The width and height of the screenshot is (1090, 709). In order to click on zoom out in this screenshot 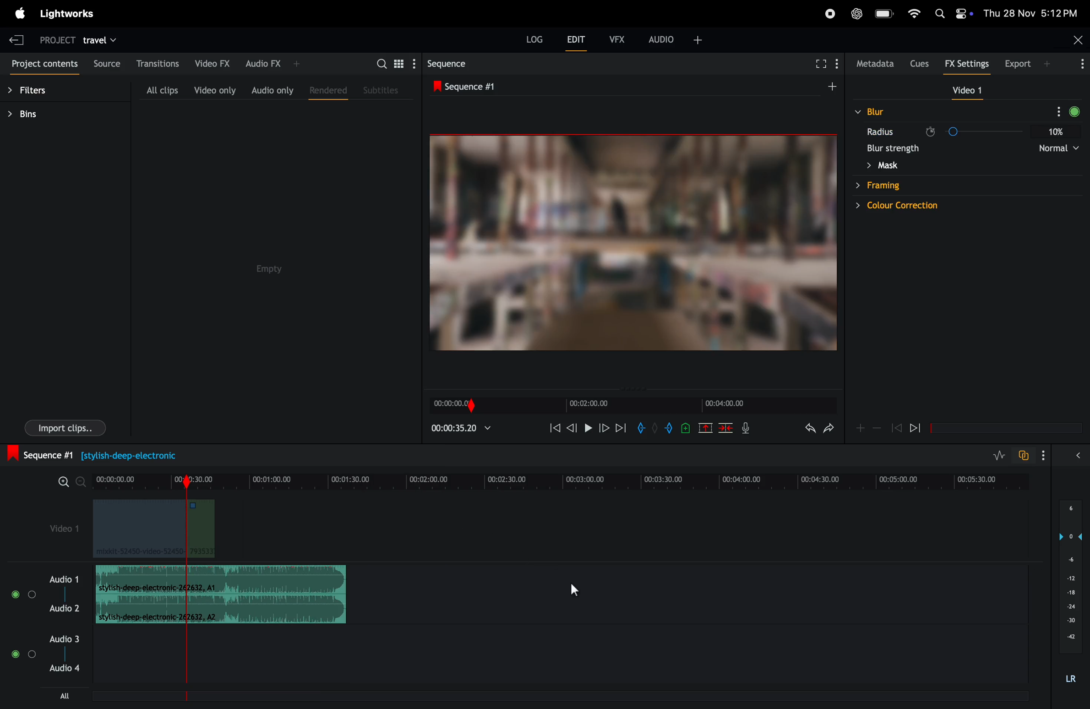, I will do `click(877, 430)`.